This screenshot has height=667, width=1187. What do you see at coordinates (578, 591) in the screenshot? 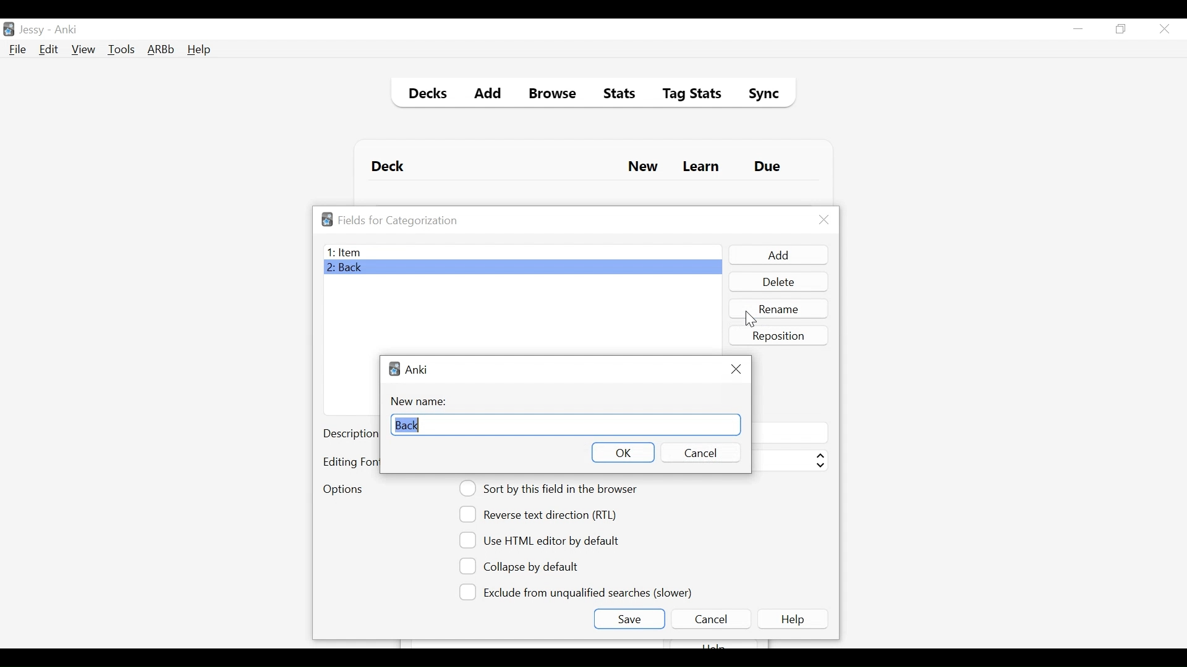
I see `(un)select Exclude from unqualified searches` at bounding box center [578, 591].